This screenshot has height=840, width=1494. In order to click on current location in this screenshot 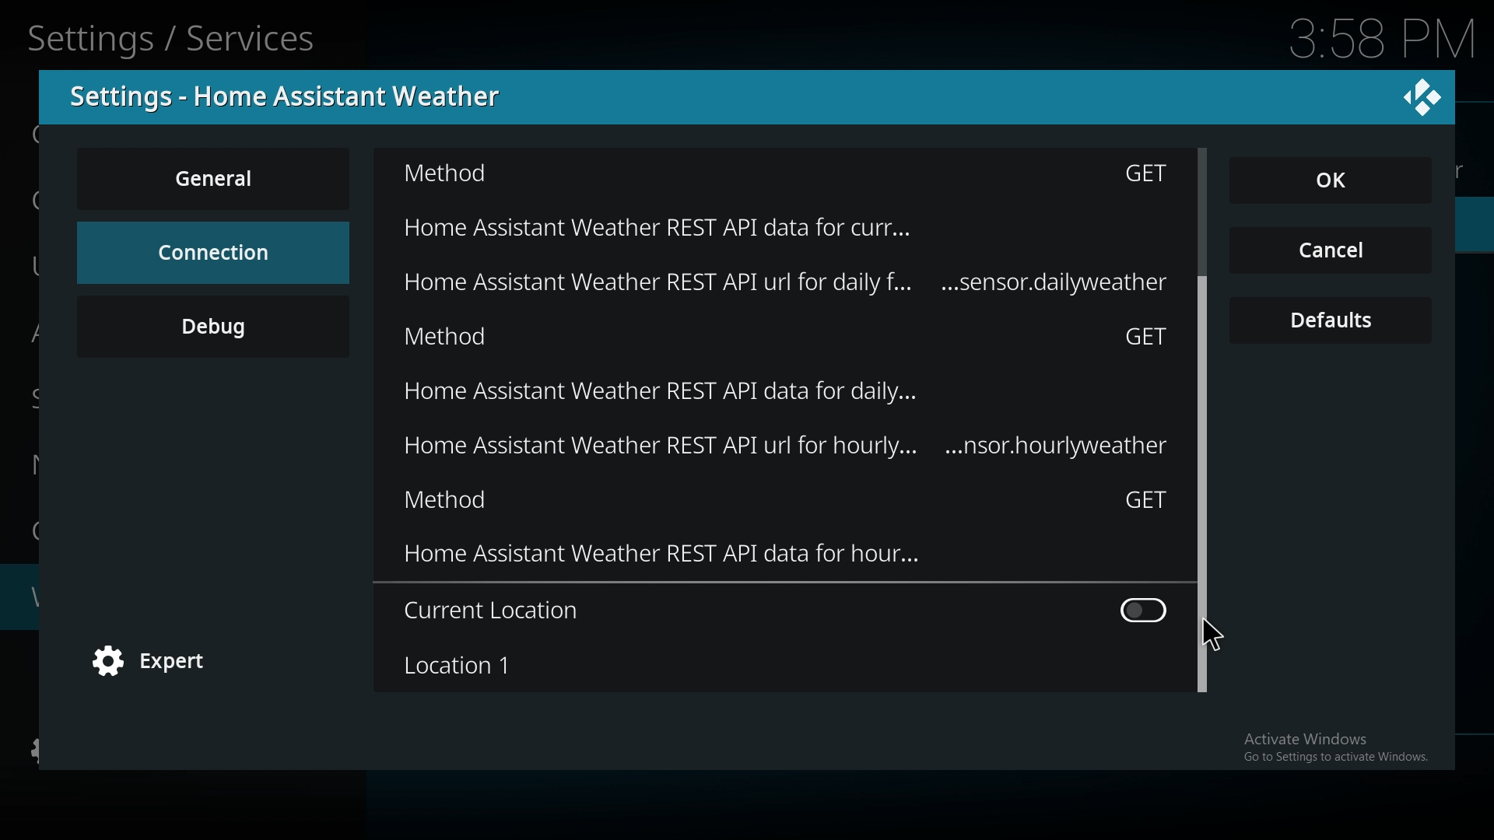, I will do `click(784, 611)`.